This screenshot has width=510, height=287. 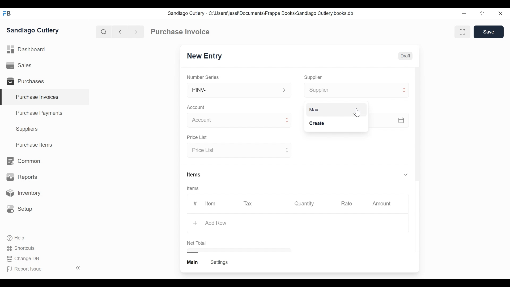 I want to click on Dashboard, so click(x=27, y=50).